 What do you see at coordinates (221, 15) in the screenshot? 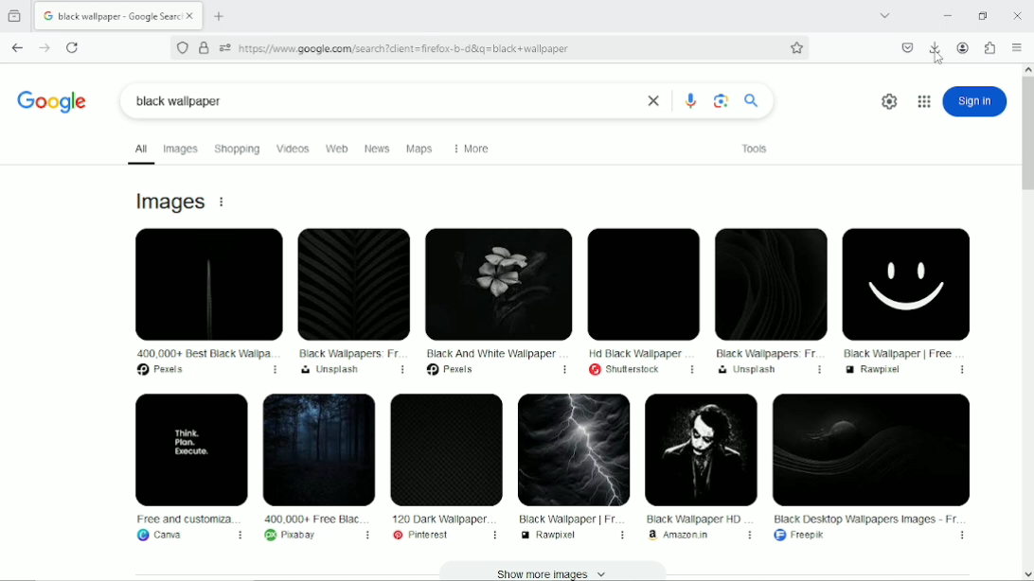
I see `New tab` at bounding box center [221, 15].